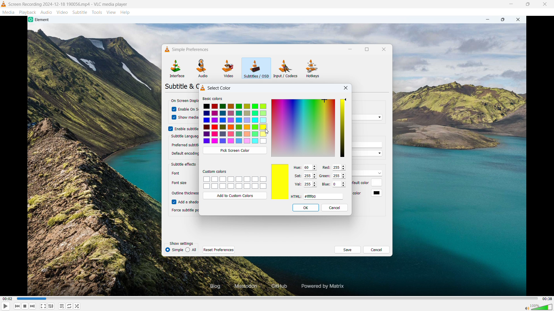  Describe the element at coordinates (187, 129) in the screenshot. I see `Enable subtitles ` at that location.